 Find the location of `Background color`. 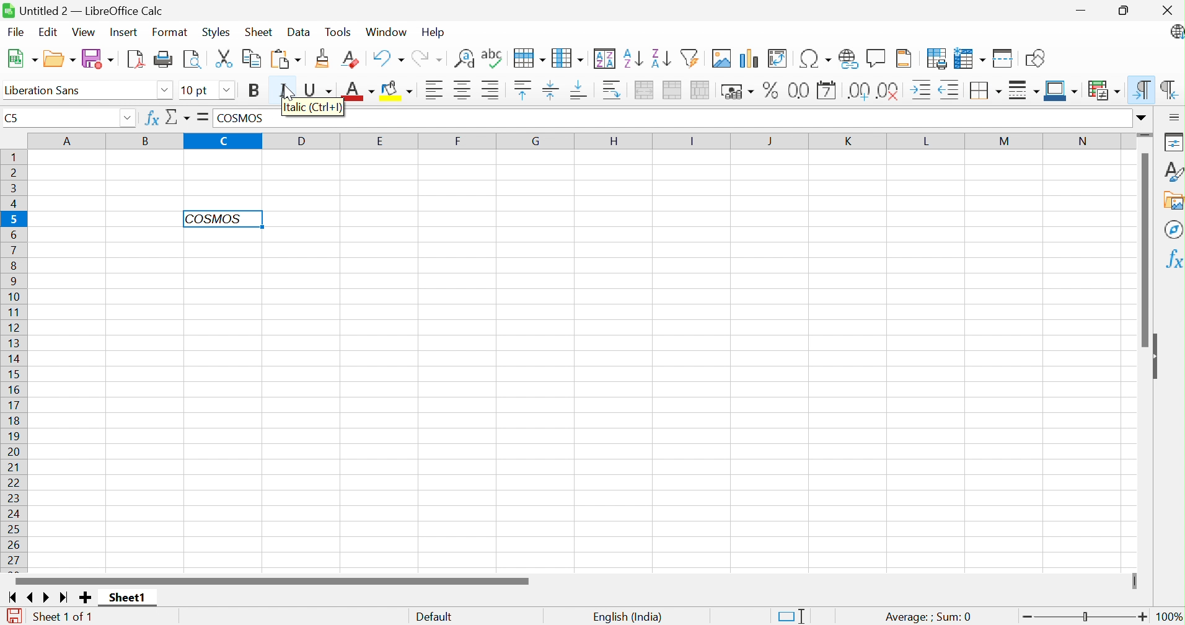

Background color is located at coordinates (399, 89).